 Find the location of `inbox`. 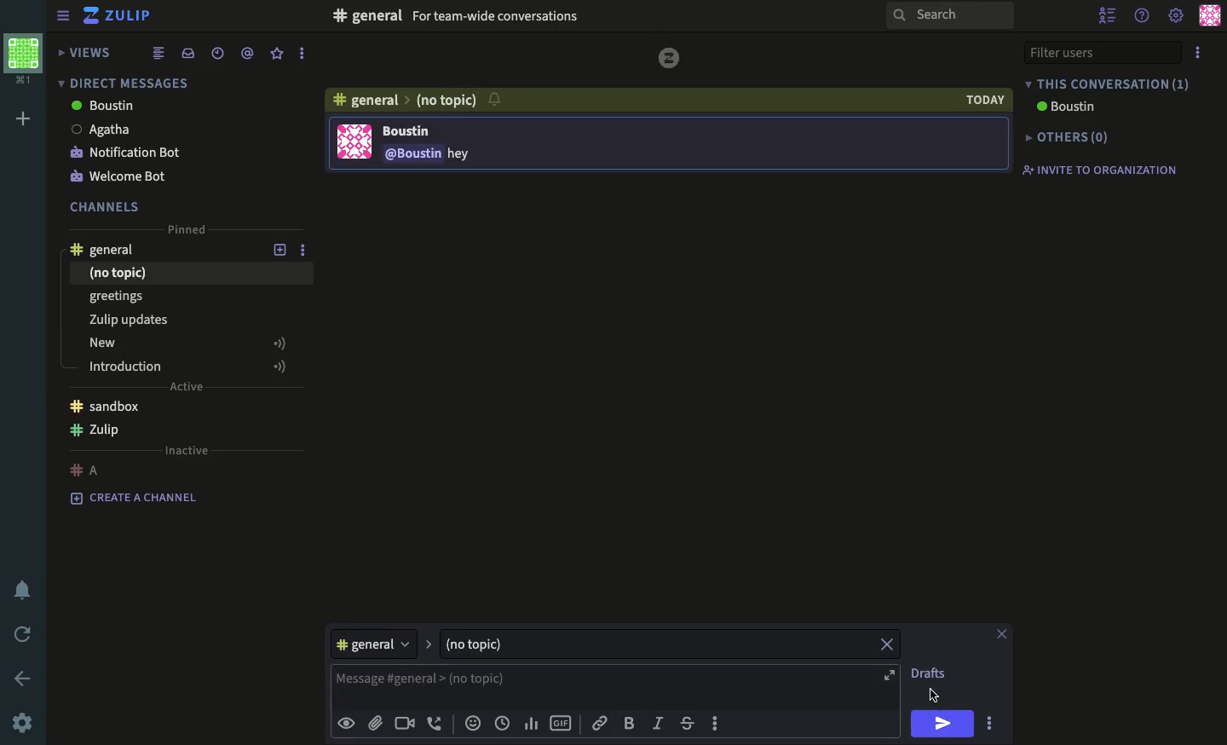

inbox is located at coordinates (187, 54).